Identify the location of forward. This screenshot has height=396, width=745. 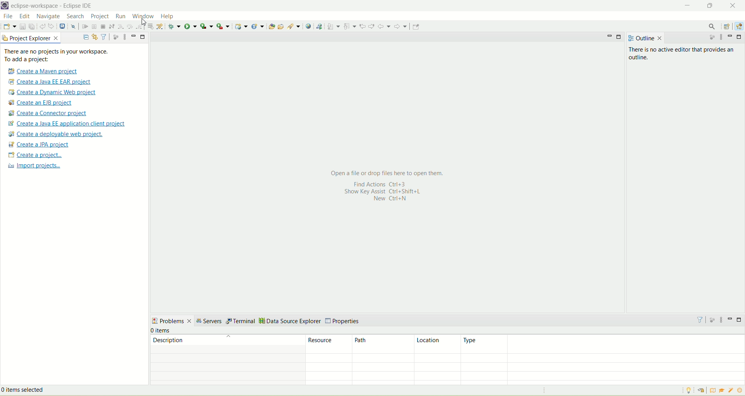
(400, 26).